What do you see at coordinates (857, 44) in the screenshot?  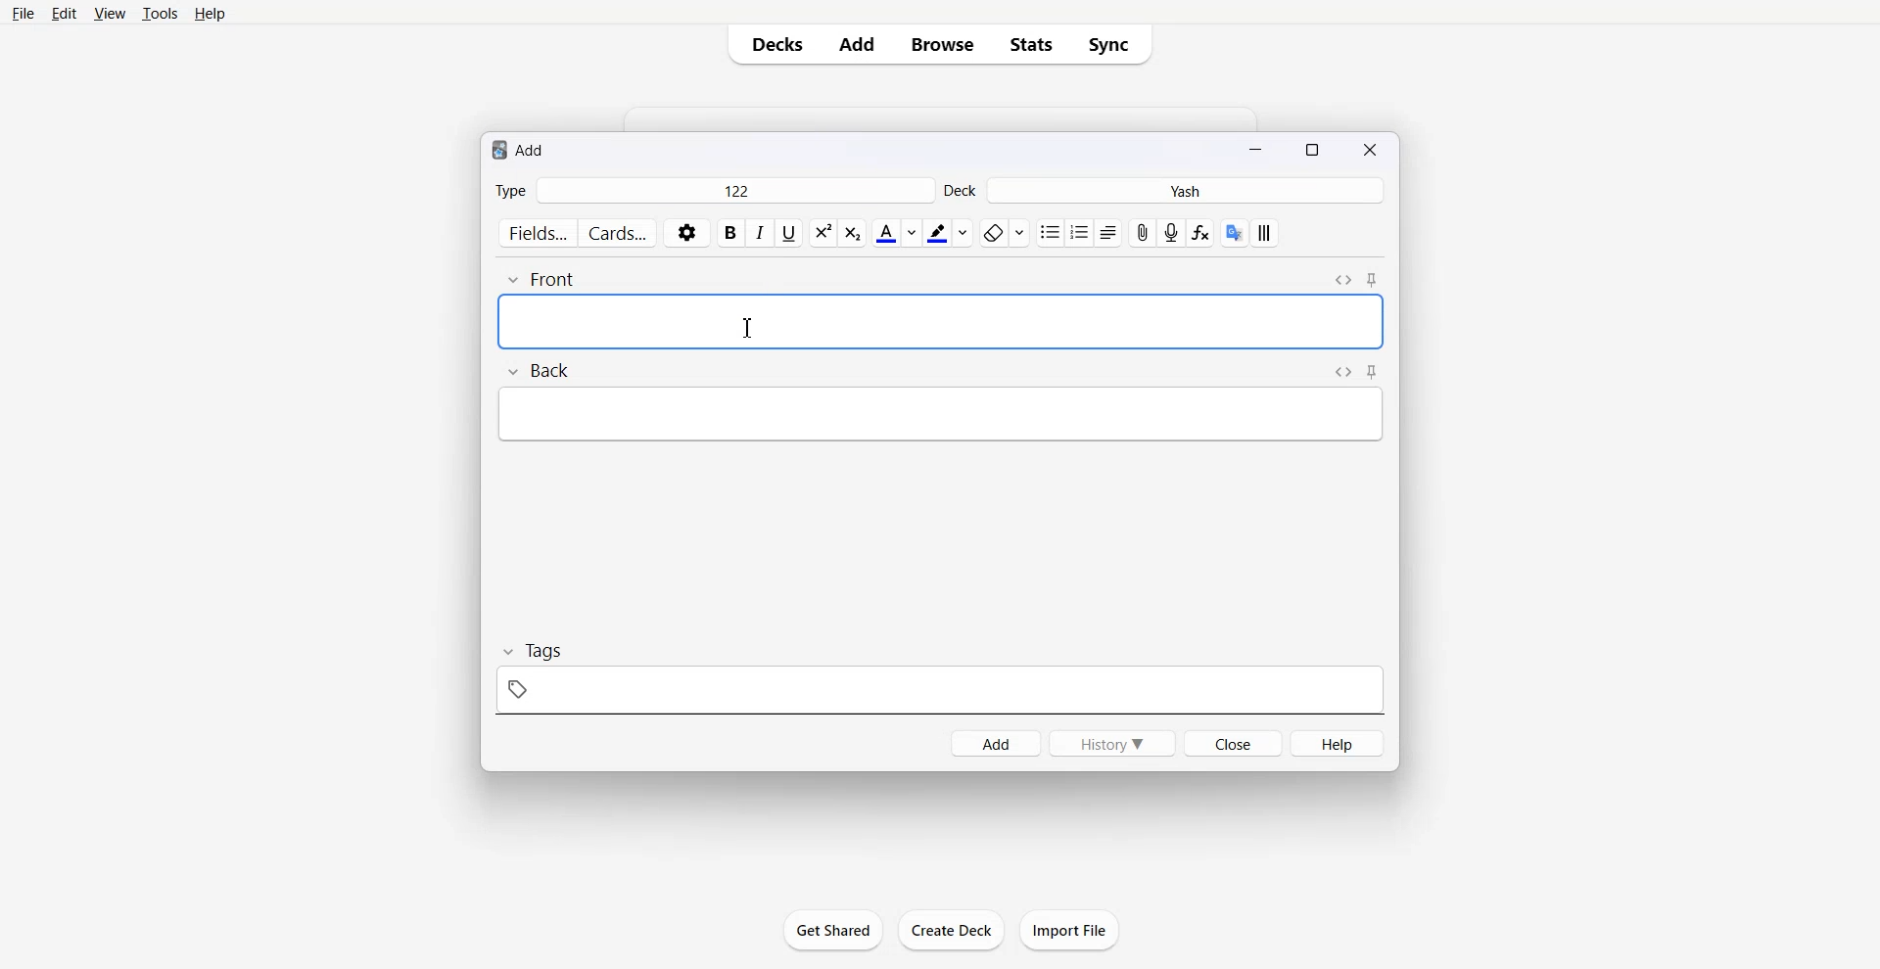 I see `Add` at bounding box center [857, 44].